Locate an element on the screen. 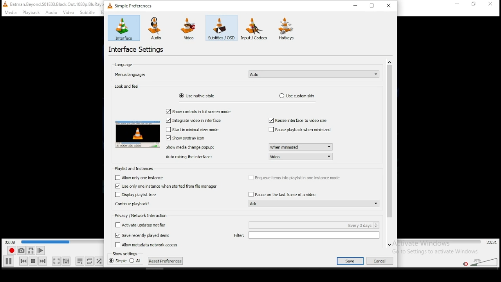 The height and width of the screenshot is (282, 501). language is located at coordinates (124, 65).